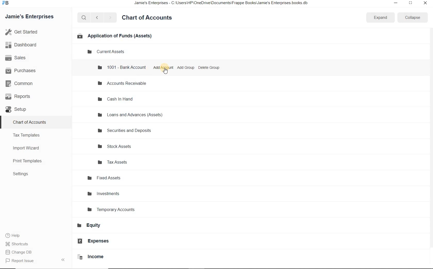 This screenshot has height=269, width=433. I want to click on Equity, so click(92, 226).